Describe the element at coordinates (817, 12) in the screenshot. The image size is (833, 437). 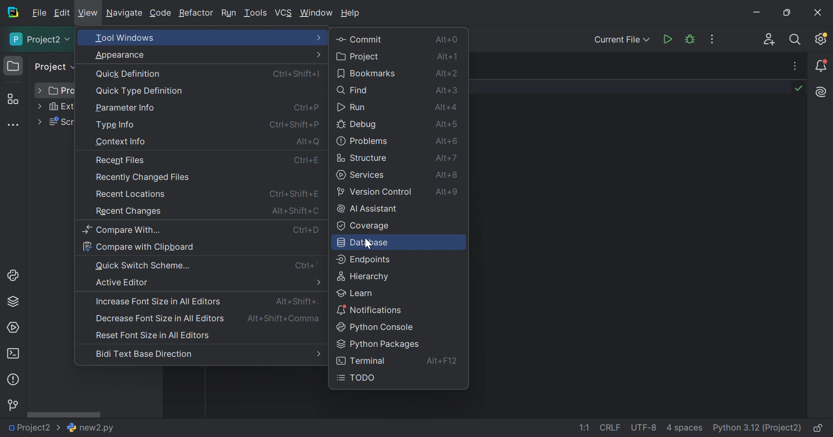
I see `Close` at that location.